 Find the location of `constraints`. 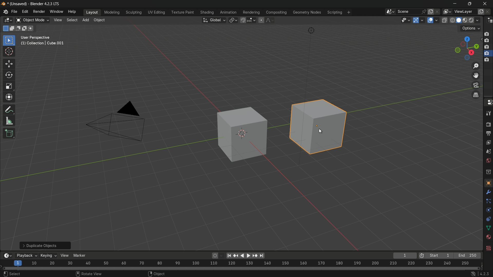

constraints is located at coordinates (488, 219).